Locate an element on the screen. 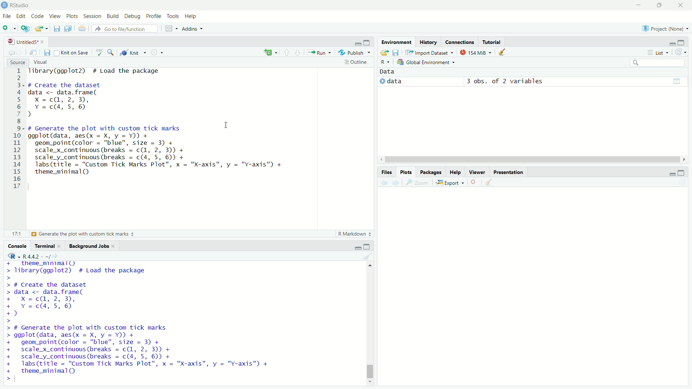 This screenshot has height=389, width=692. session is located at coordinates (92, 16).